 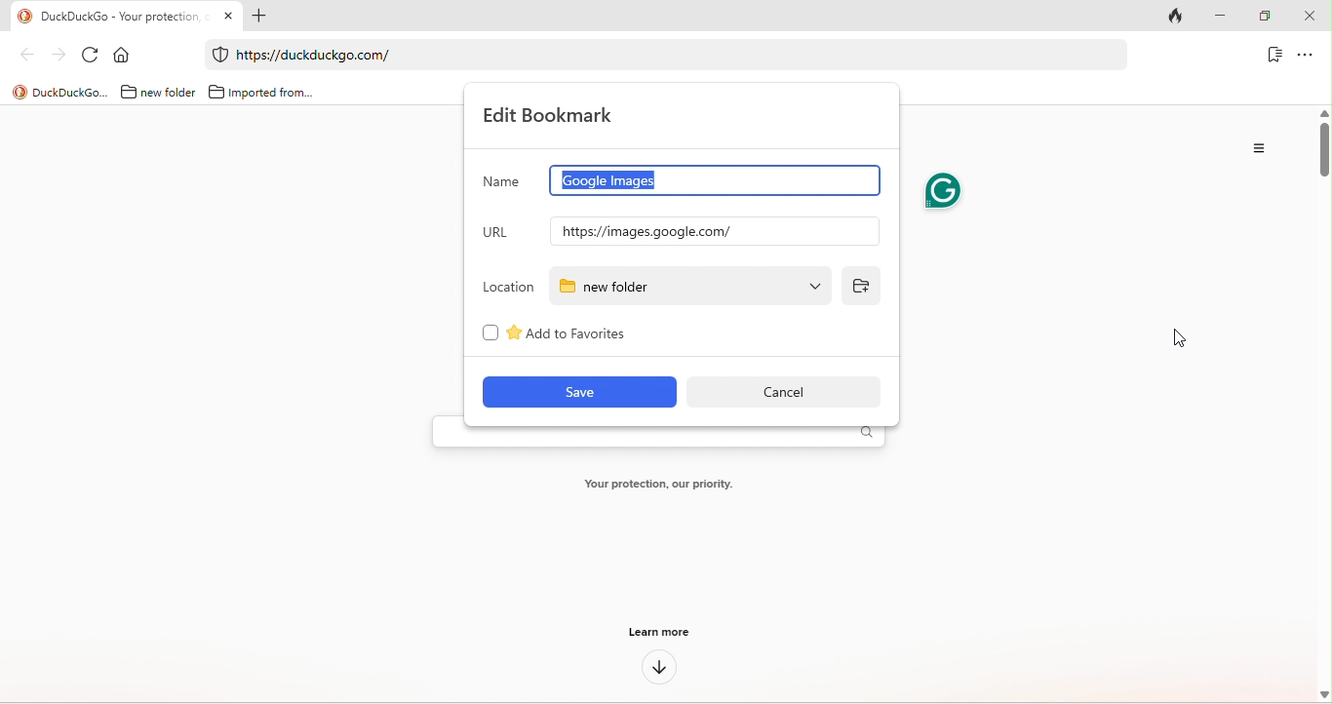 I want to click on cursor, so click(x=1179, y=337).